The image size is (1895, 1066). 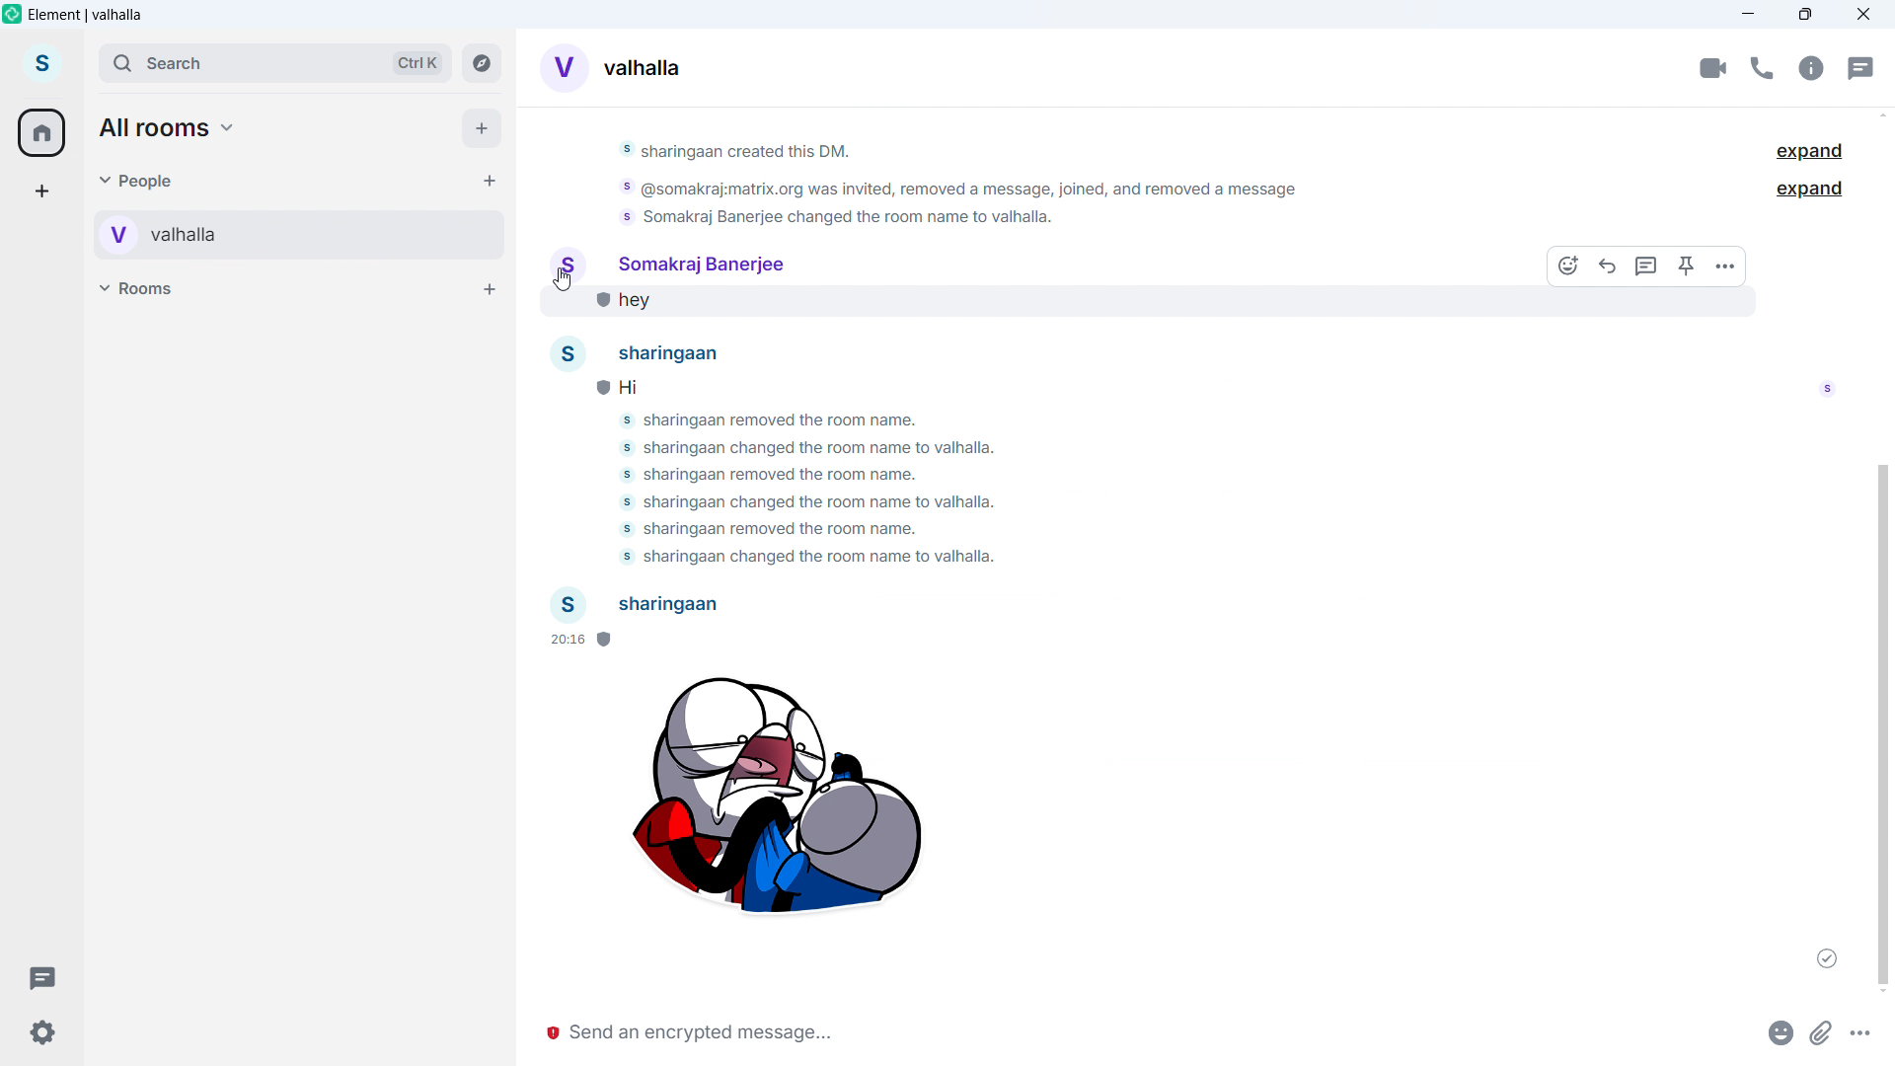 What do you see at coordinates (1609, 265) in the screenshot?
I see `reply ` at bounding box center [1609, 265].